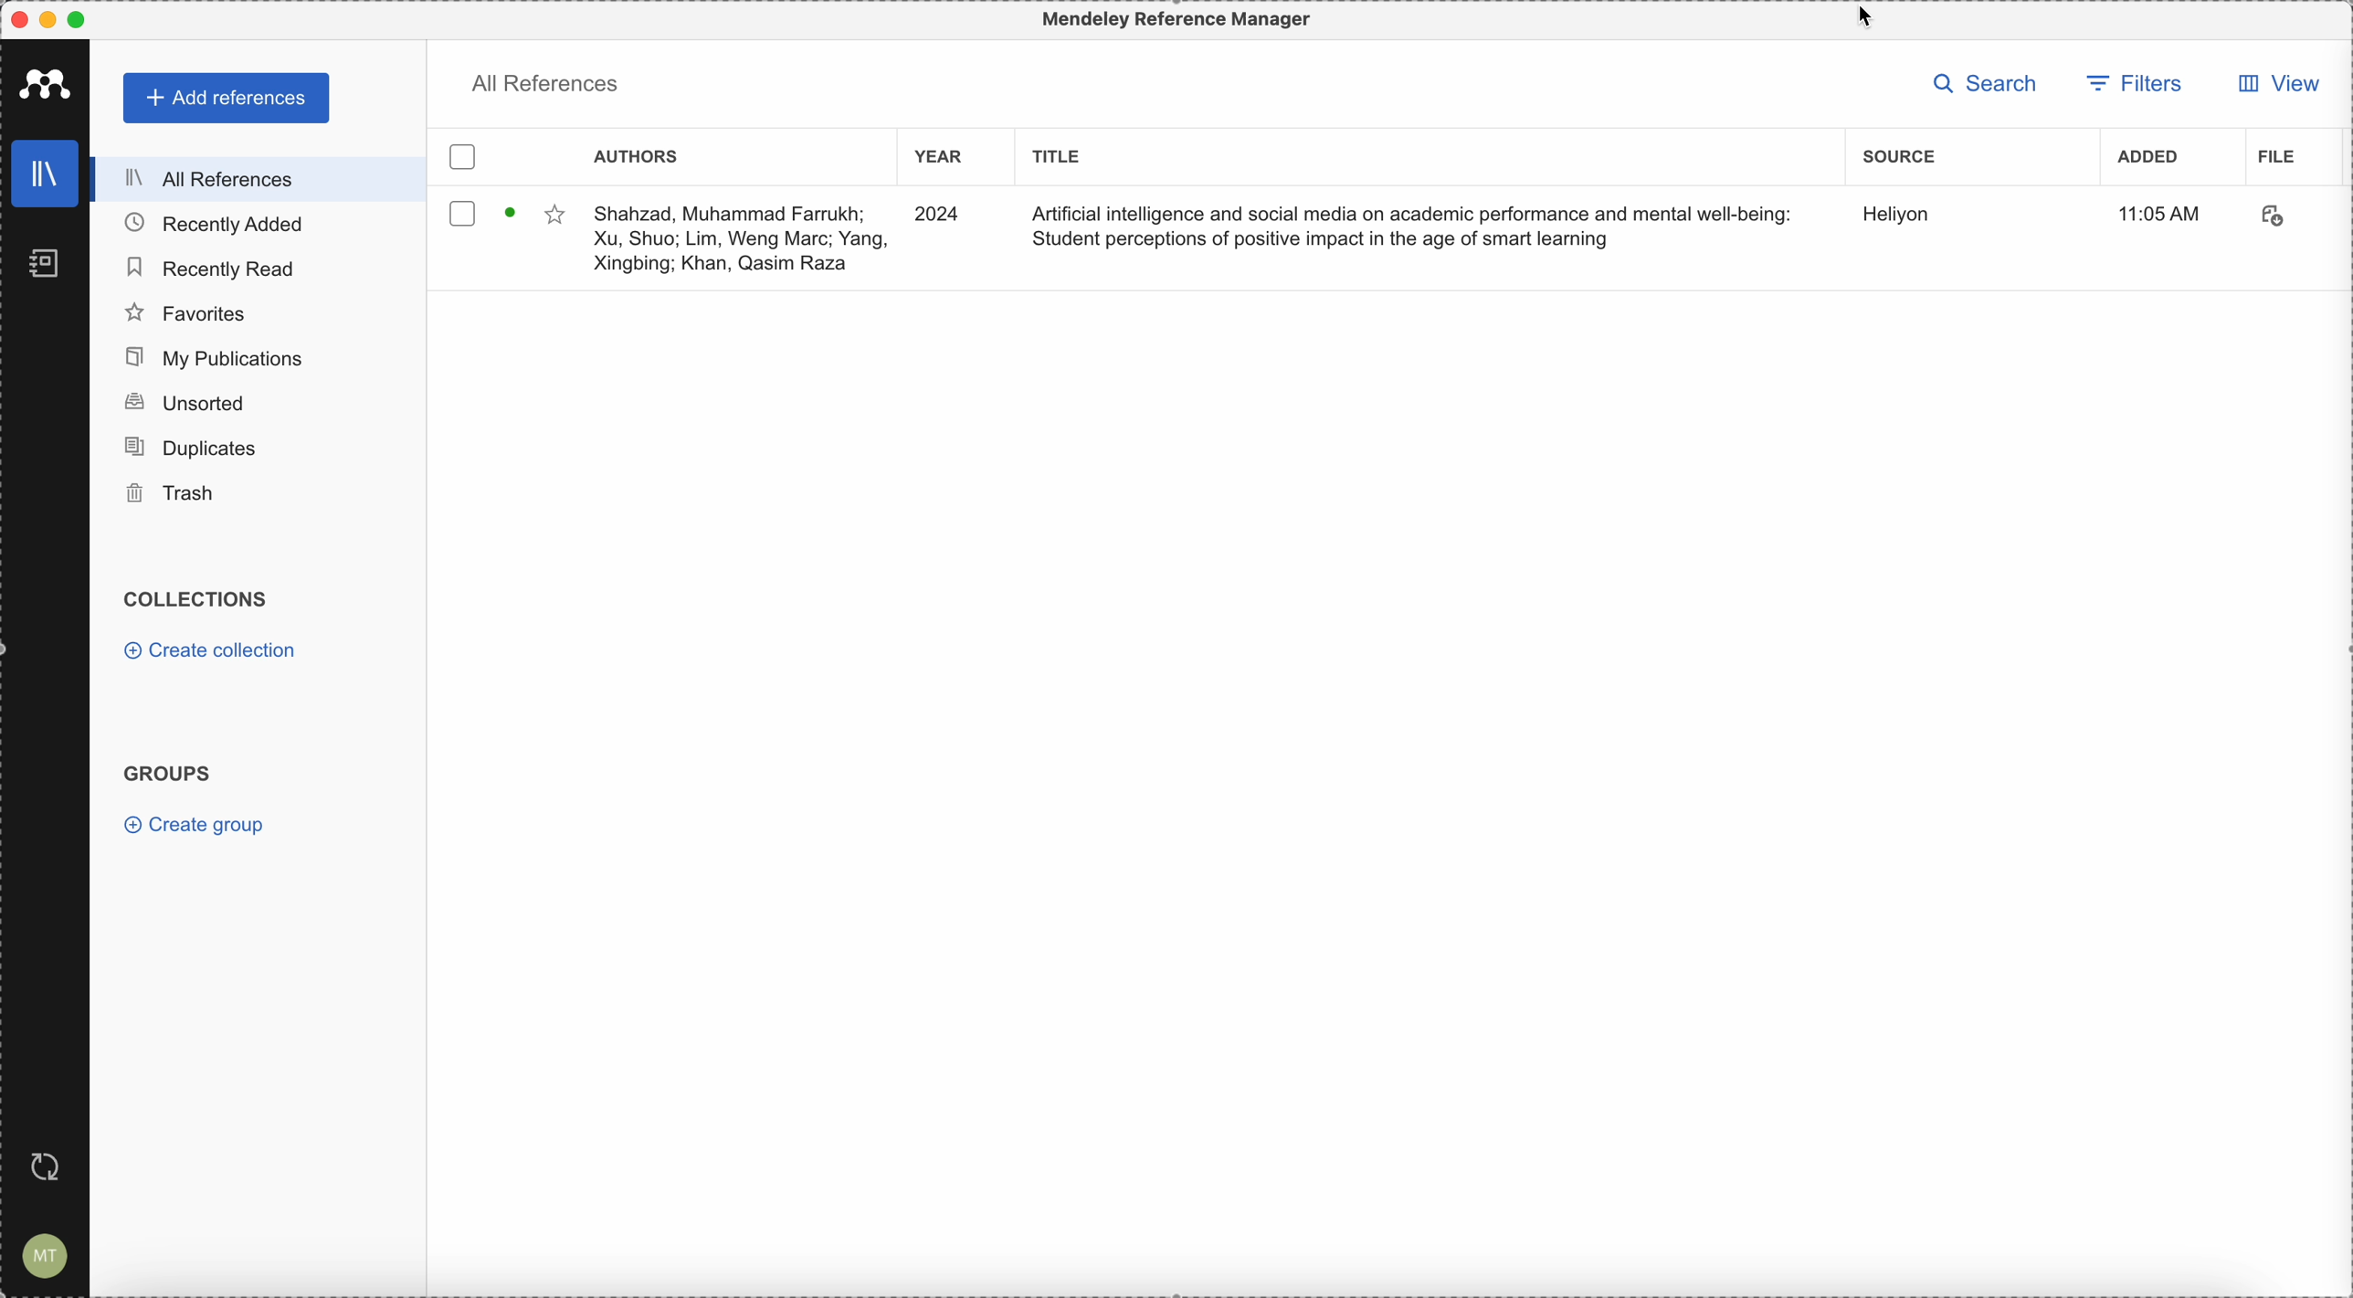 Image resolution: width=2353 pixels, height=1298 pixels. I want to click on my publications, so click(212, 357).